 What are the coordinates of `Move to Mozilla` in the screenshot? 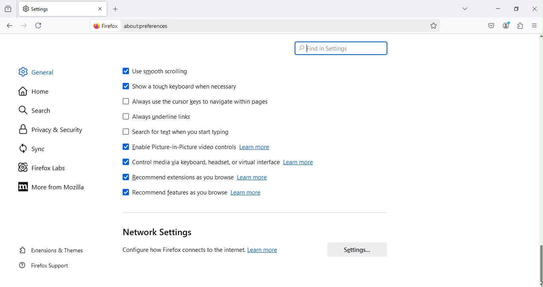 It's located at (53, 186).